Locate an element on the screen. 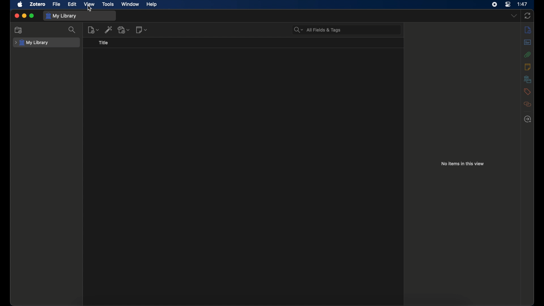  sync is located at coordinates (528, 16).